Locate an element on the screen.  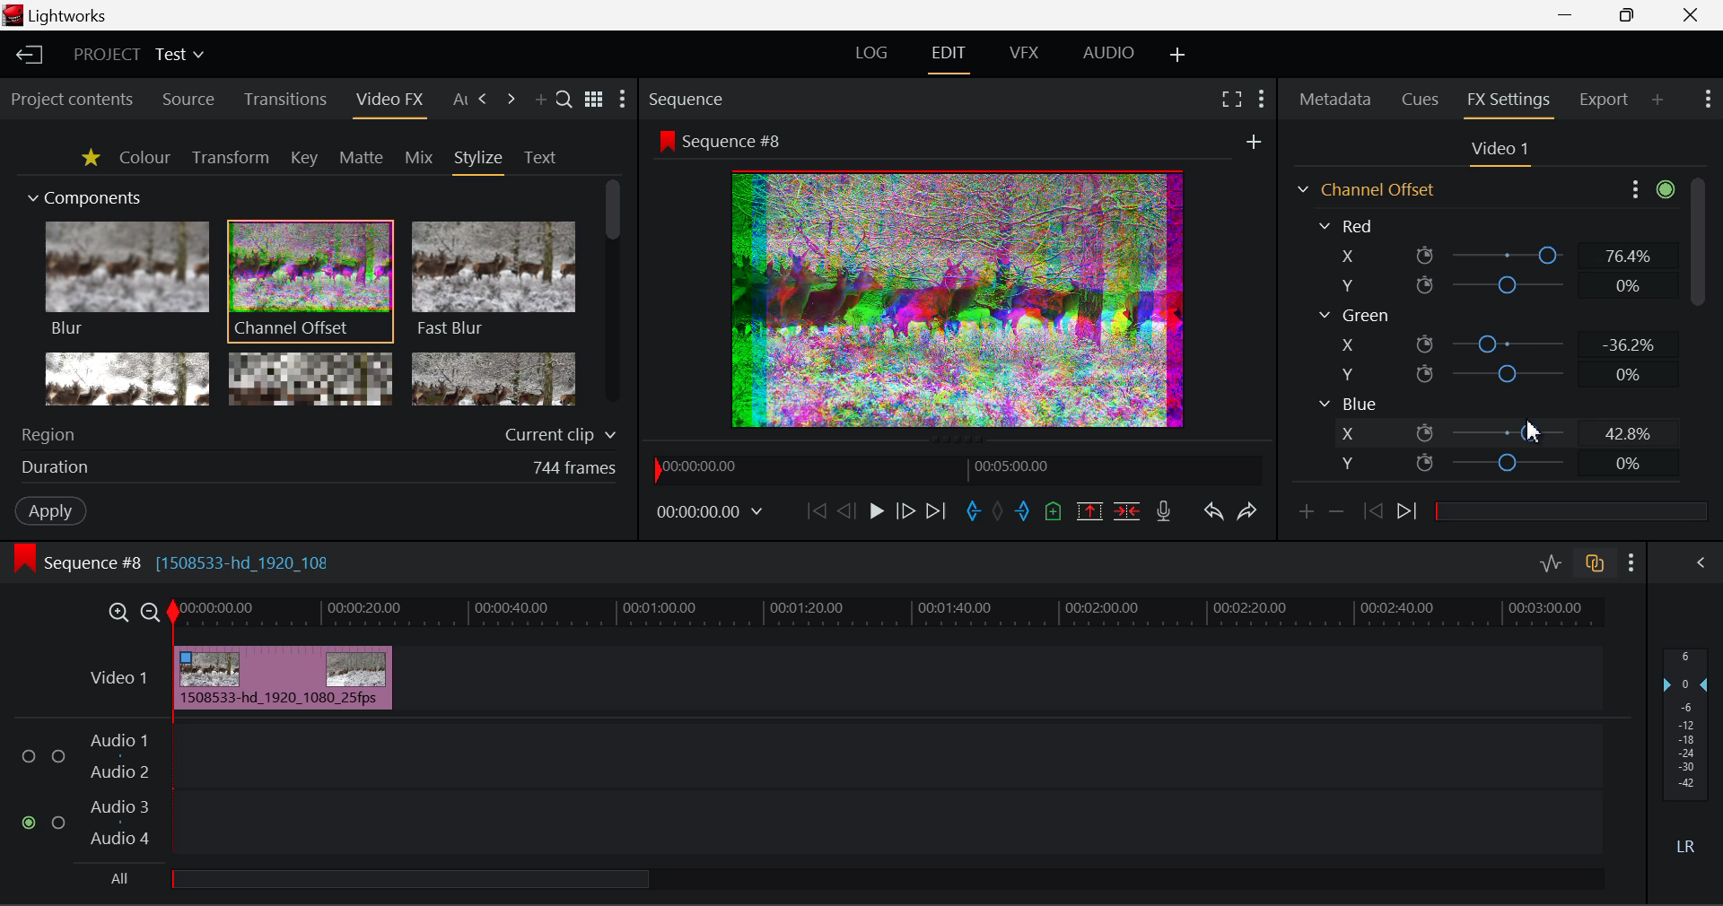
Toggle Audio Levels Editing is located at coordinates (1552, 564).